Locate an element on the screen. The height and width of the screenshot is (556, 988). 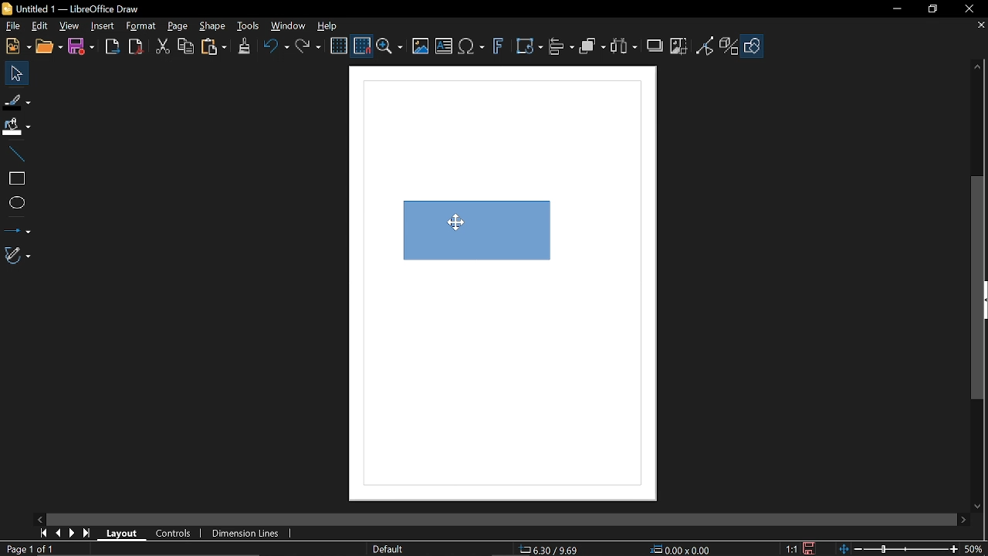
Line is located at coordinates (14, 154).